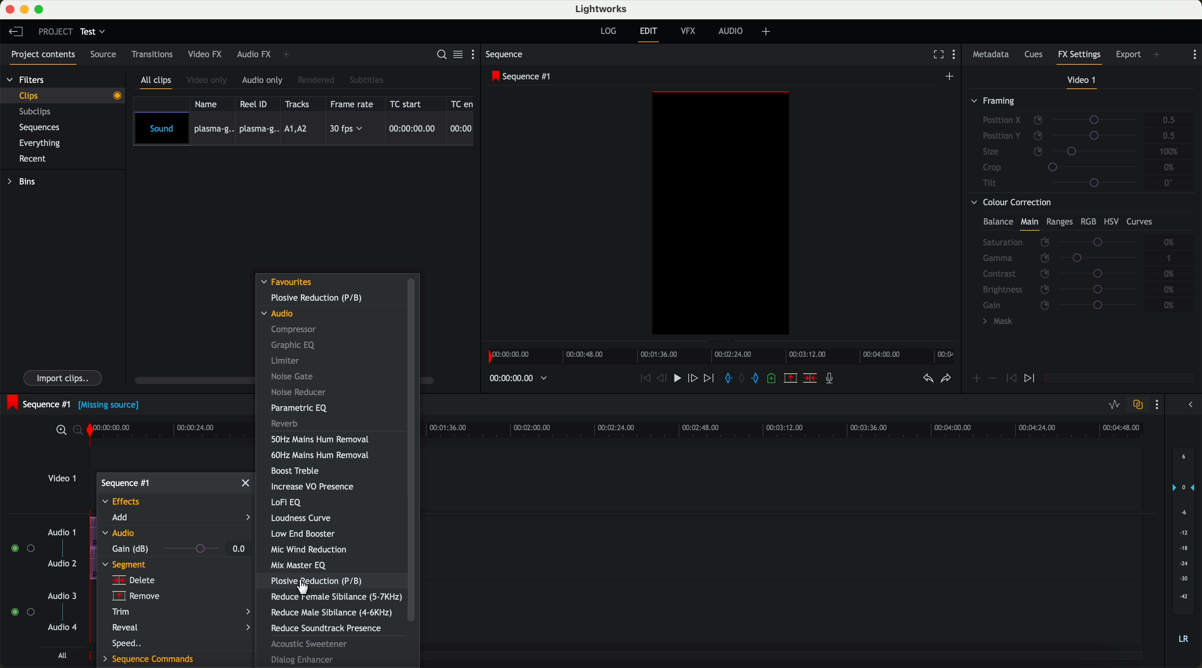 This screenshot has height=668, width=1202. I want to click on toggle audio levels editing, so click(1114, 405).